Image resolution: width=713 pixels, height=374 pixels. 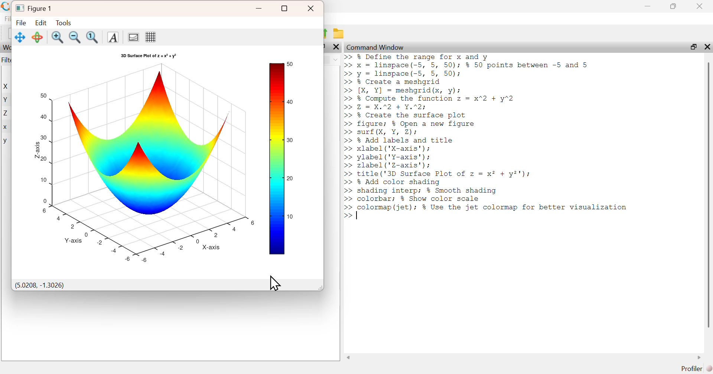 What do you see at coordinates (5, 141) in the screenshot?
I see `y` at bounding box center [5, 141].